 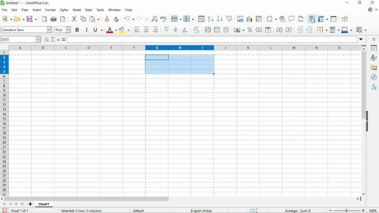 I want to click on Row, so click(x=175, y=18).